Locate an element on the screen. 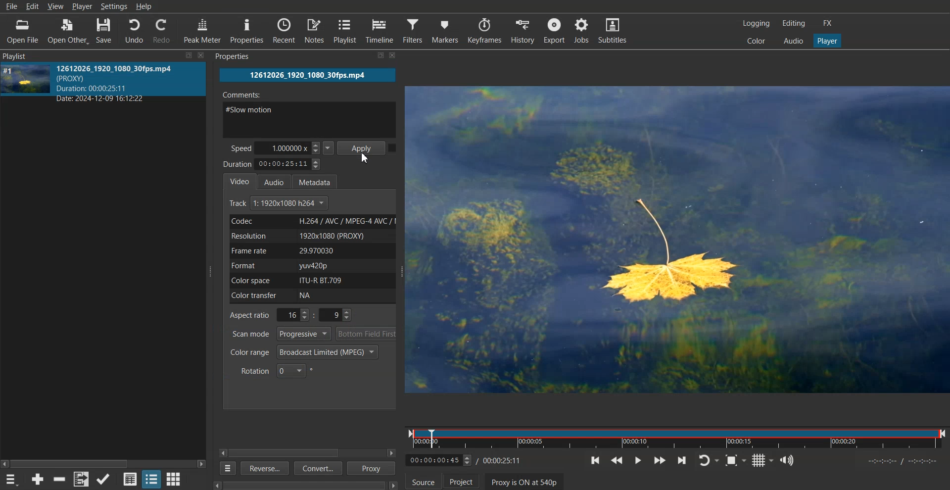 The width and height of the screenshot is (950, 490). Color range Broadcast limited is located at coordinates (304, 352).